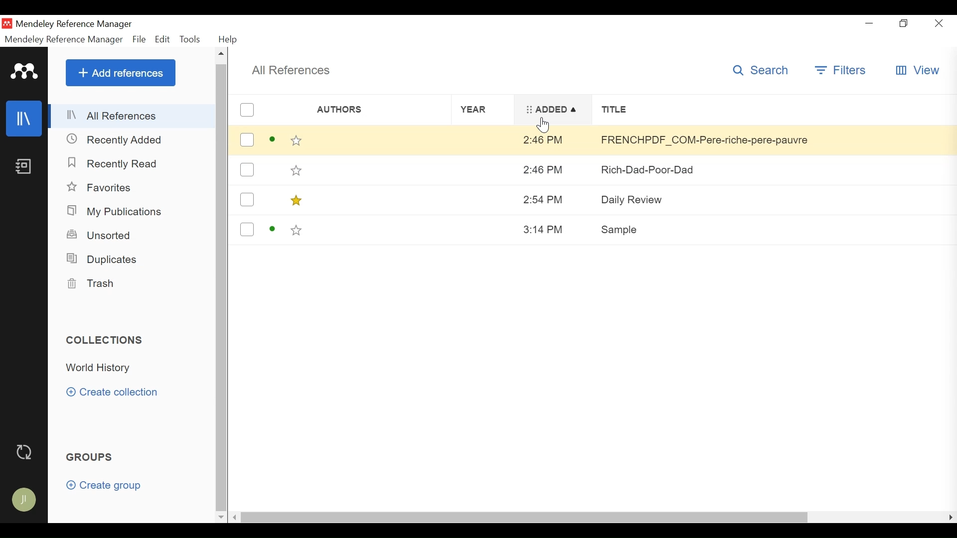  What do you see at coordinates (774, 141) in the screenshot?
I see `Daily Review` at bounding box center [774, 141].